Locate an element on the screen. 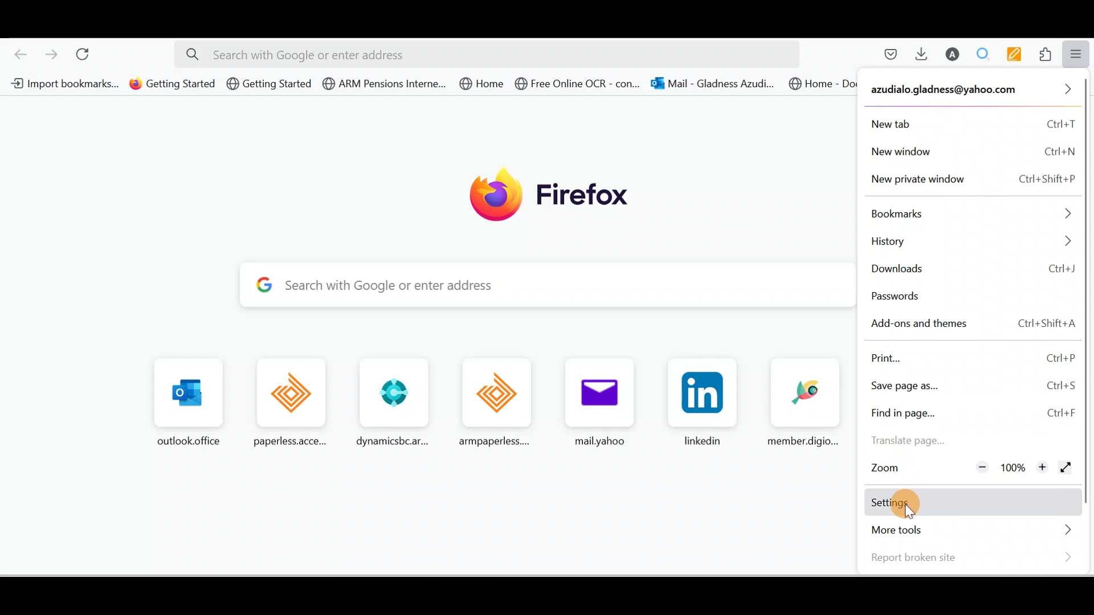 The image size is (1094, 615). Multiple search and highlight is located at coordinates (986, 54).